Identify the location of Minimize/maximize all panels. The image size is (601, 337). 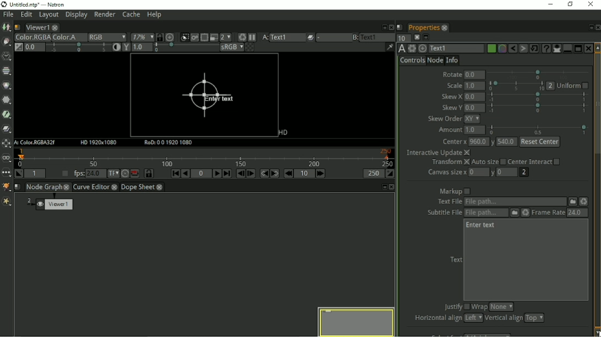
(427, 37).